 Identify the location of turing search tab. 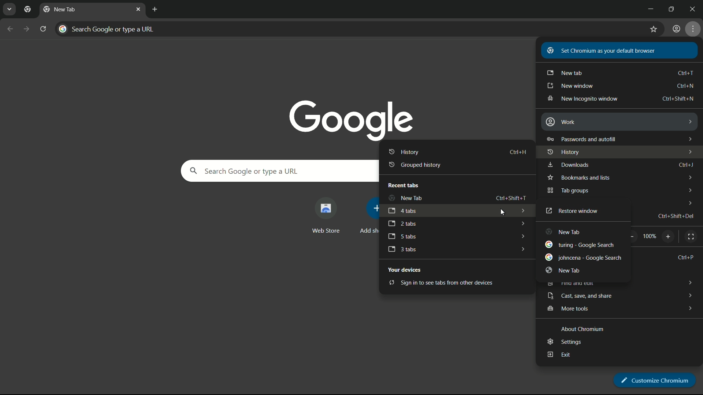
(577, 244).